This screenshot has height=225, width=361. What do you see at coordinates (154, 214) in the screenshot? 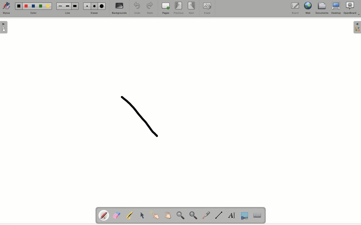
I see `Point` at bounding box center [154, 214].